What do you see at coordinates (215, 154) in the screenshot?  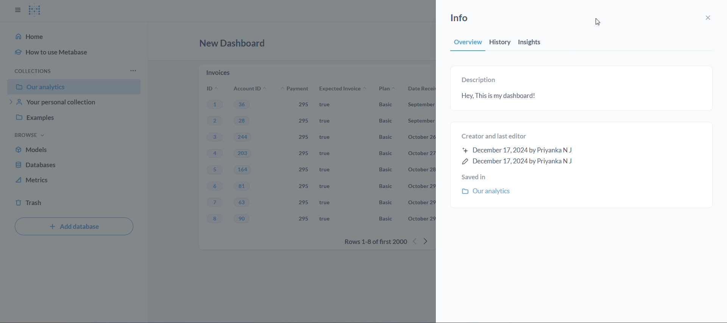 I see `4` at bounding box center [215, 154].